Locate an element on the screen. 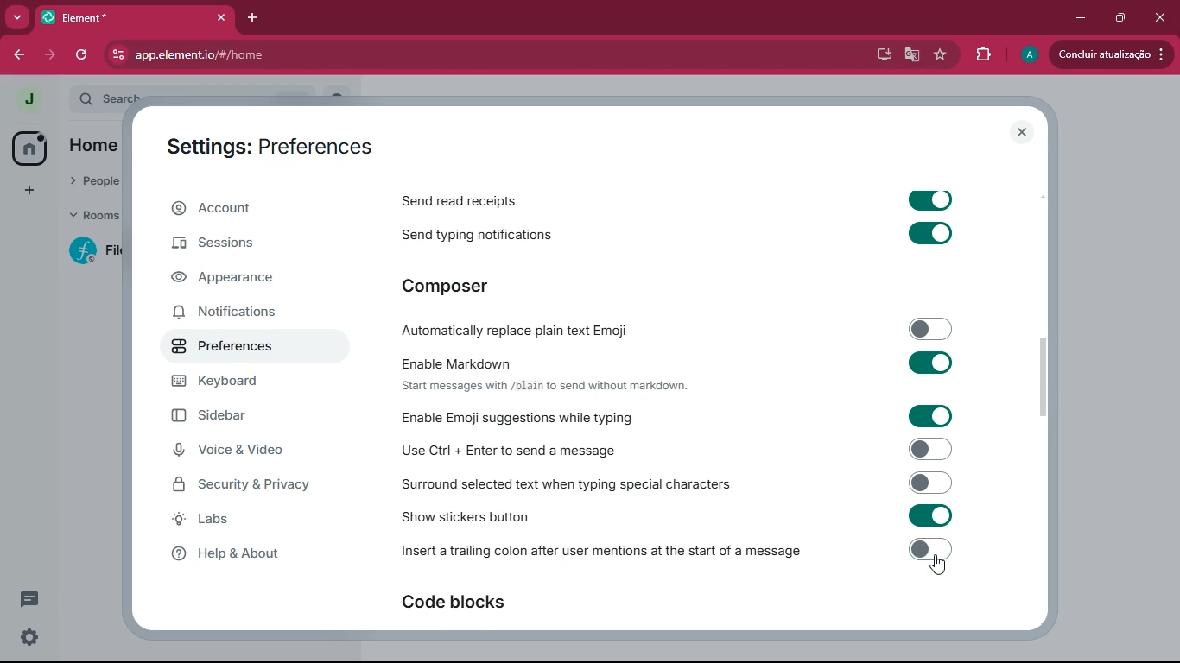 This screenshot has height=663, width=1180. Enable Emoji suggestions while typing is located at coordinates (682, 416).